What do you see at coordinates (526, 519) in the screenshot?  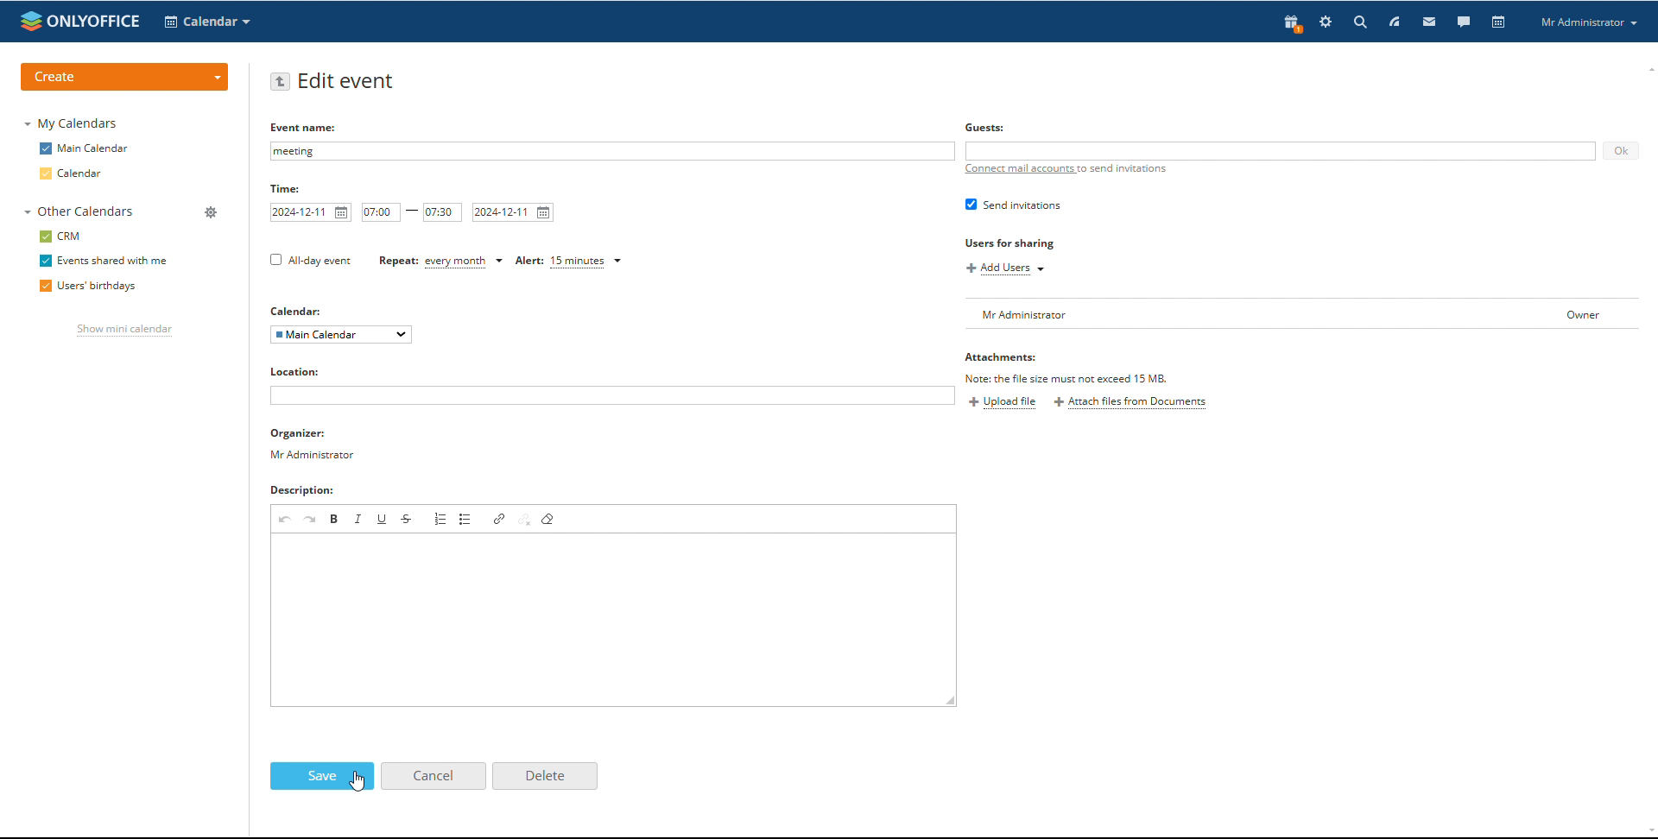 I see `unlink` at bounding box center [526, 519].